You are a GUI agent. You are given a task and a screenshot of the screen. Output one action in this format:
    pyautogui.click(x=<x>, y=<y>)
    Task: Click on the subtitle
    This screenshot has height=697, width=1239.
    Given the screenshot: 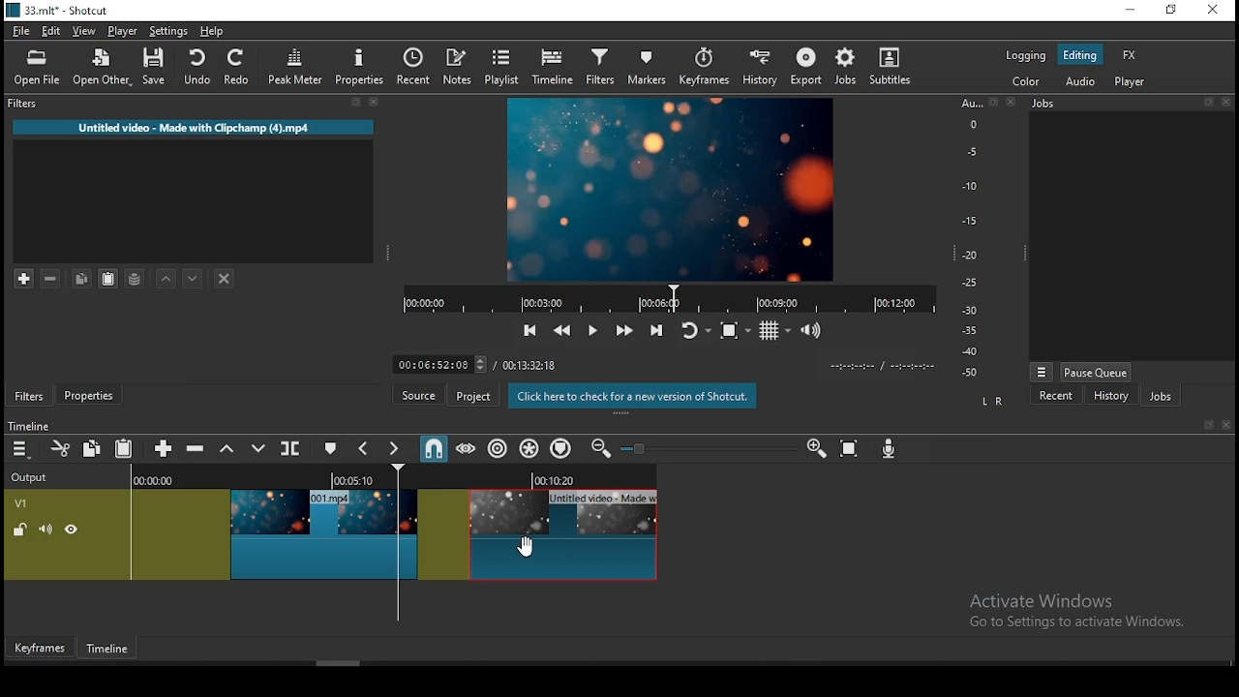 What is the action you would take?
    pyautogui.click(x=890, y=68)
    